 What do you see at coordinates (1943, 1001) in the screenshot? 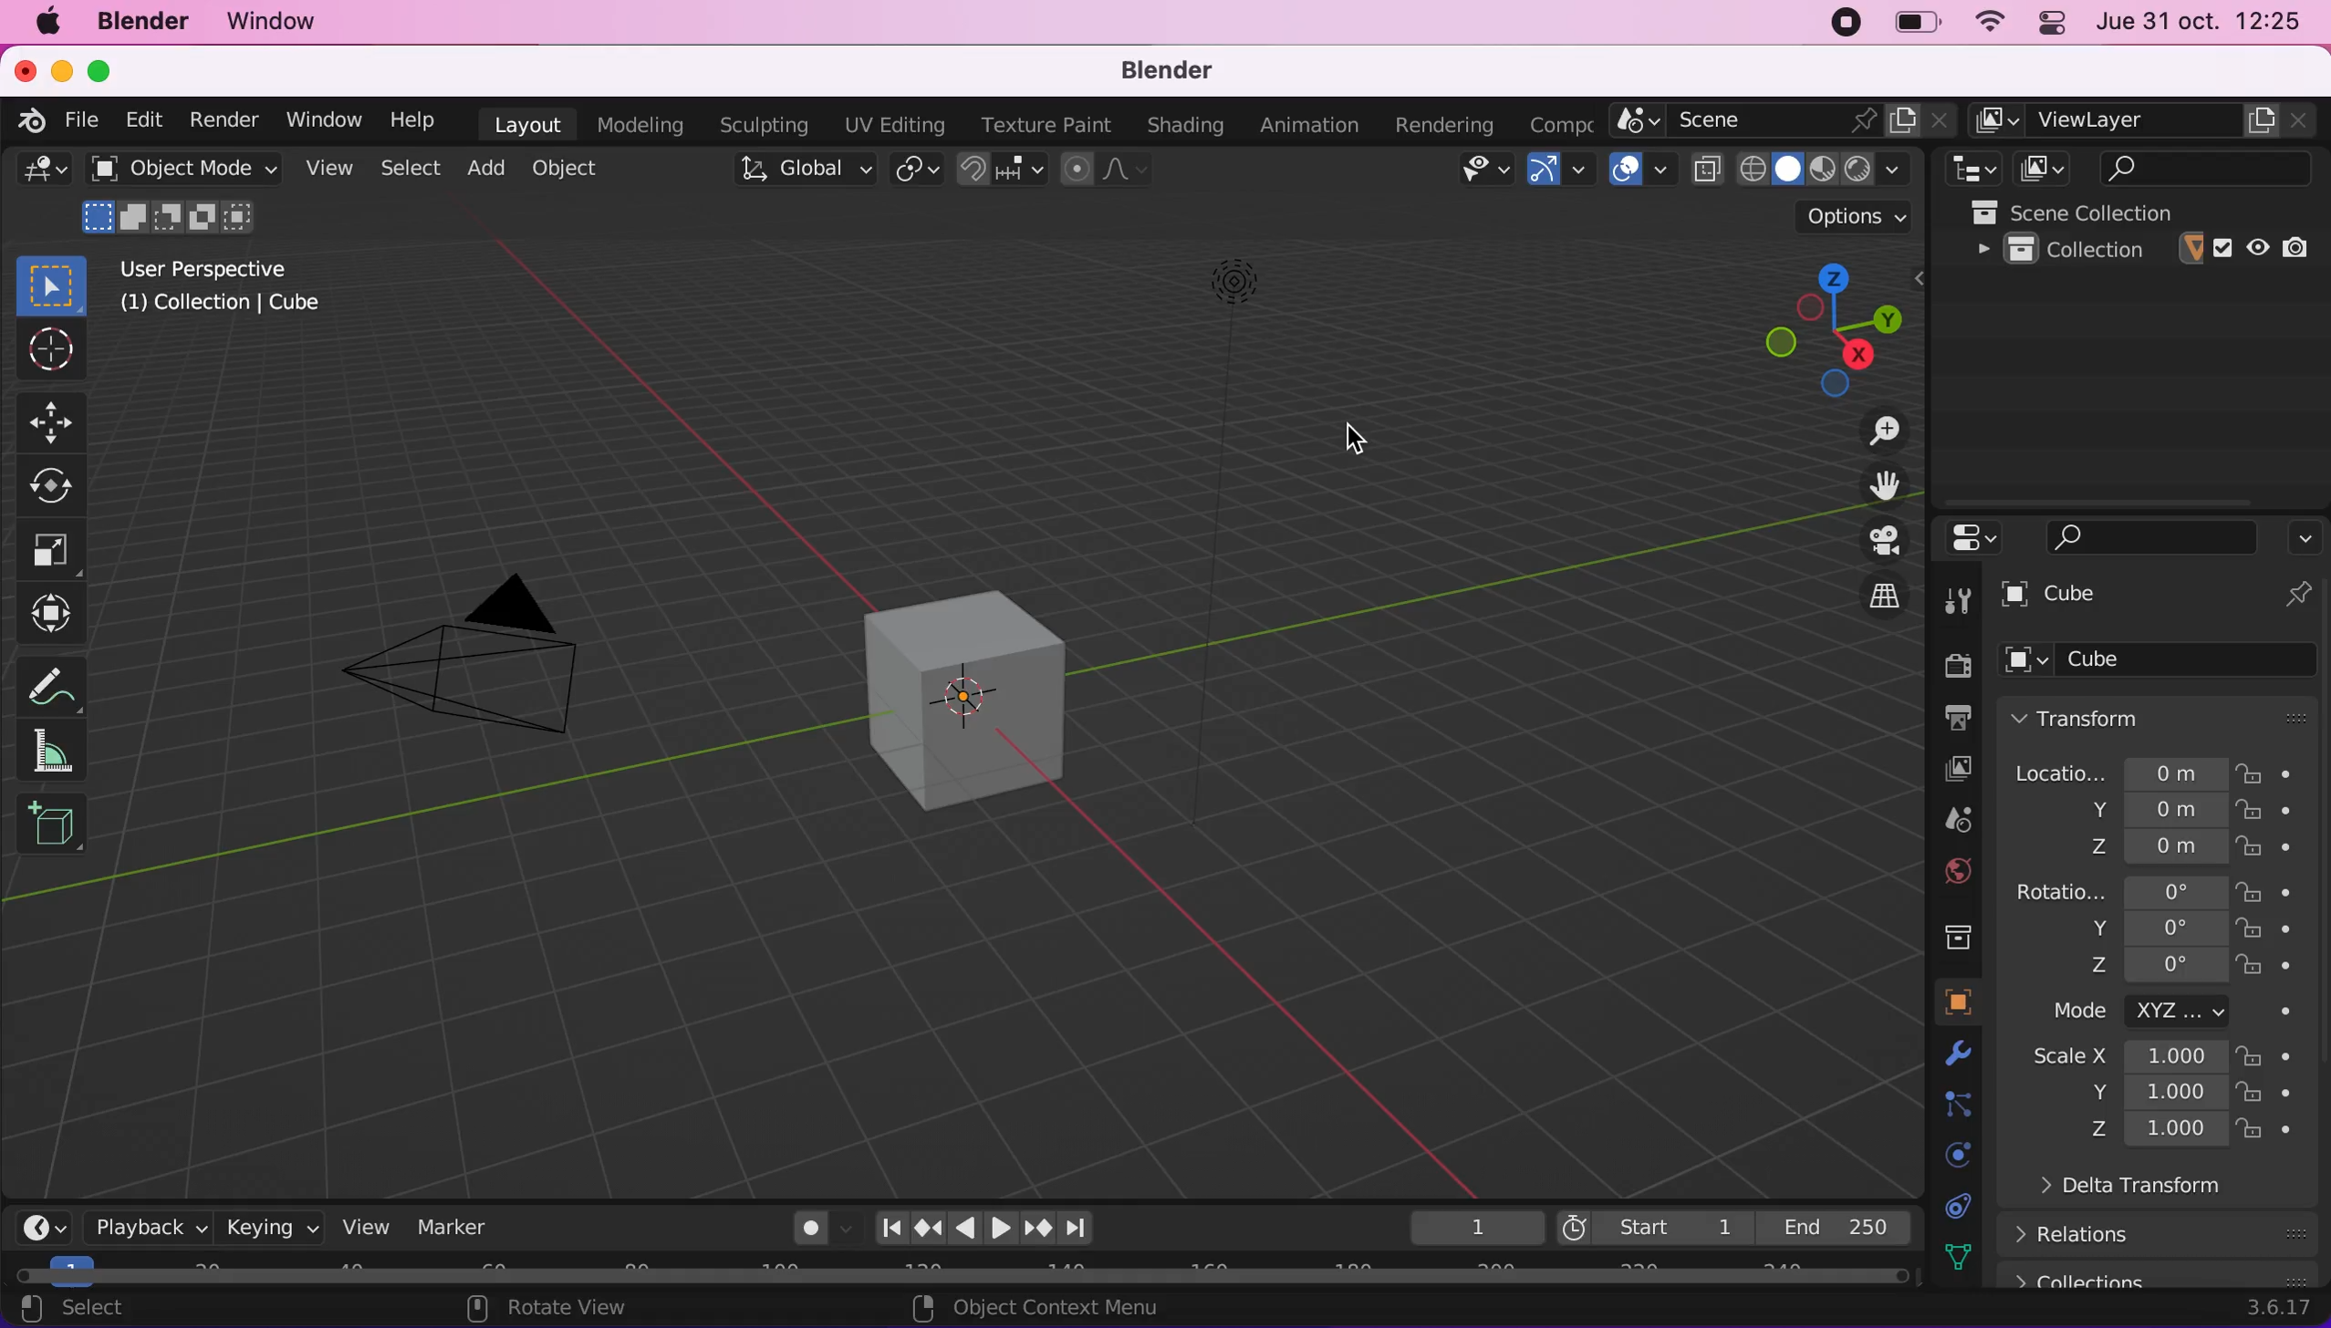
I see `object` at bounding box center [1943, 1001].